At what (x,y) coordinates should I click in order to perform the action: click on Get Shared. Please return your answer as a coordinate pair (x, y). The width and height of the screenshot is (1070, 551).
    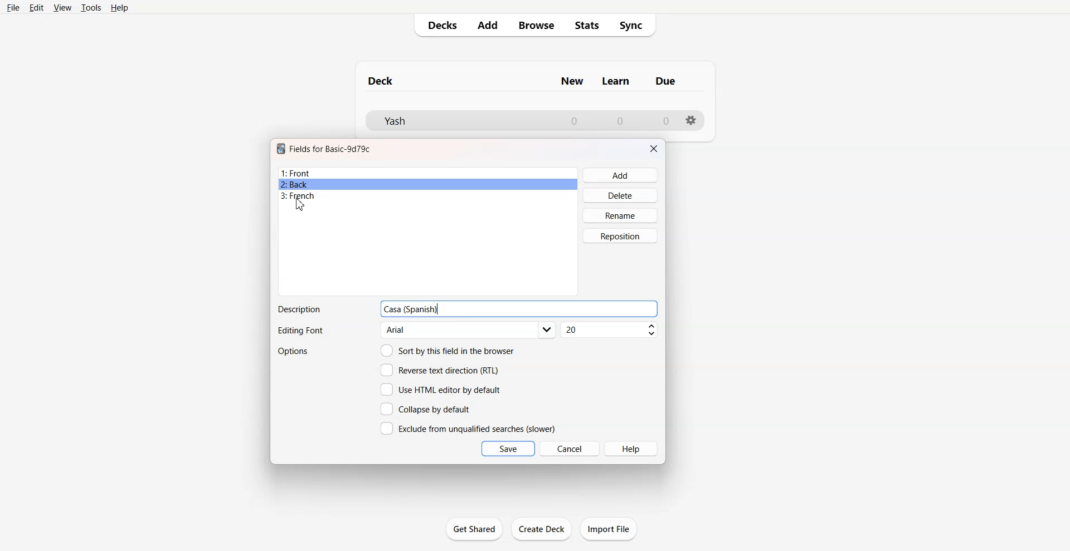
    Looking at the image, I should click on (474, 529).